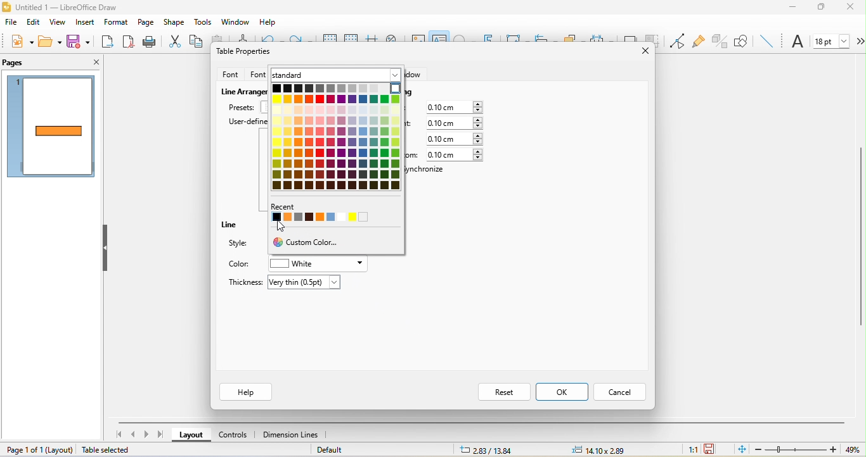 The width and height of the screenshot is (866, 457). Describe the element at coordinates (235, 434) in the screenshot. I see `controls` at that location.